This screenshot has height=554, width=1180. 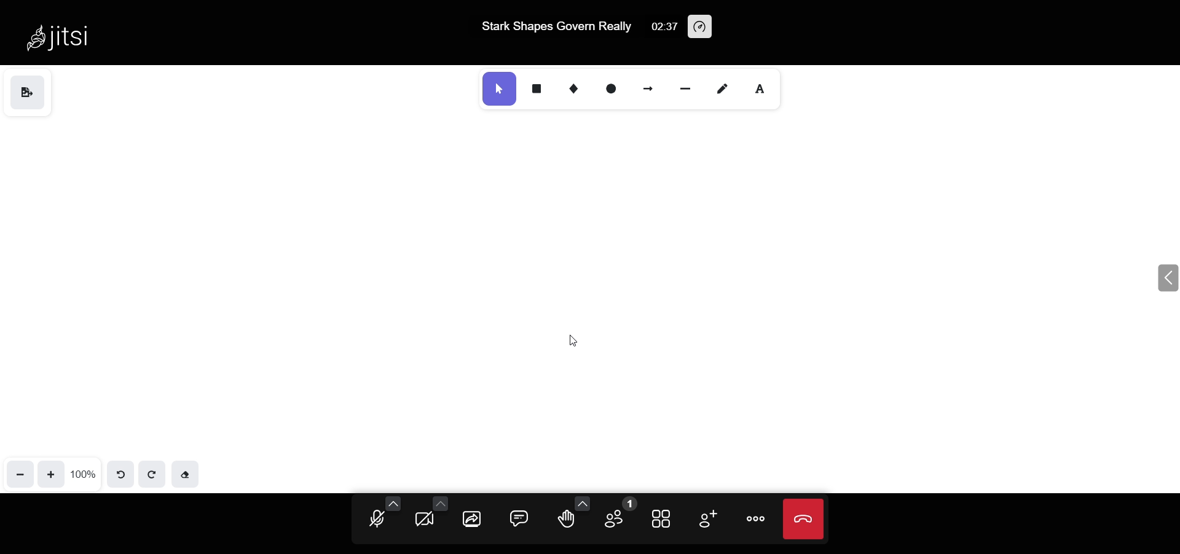 What do you see at coordinates (755, 519) in the screenshot?
I see `more` at bounding box center [755, 519].